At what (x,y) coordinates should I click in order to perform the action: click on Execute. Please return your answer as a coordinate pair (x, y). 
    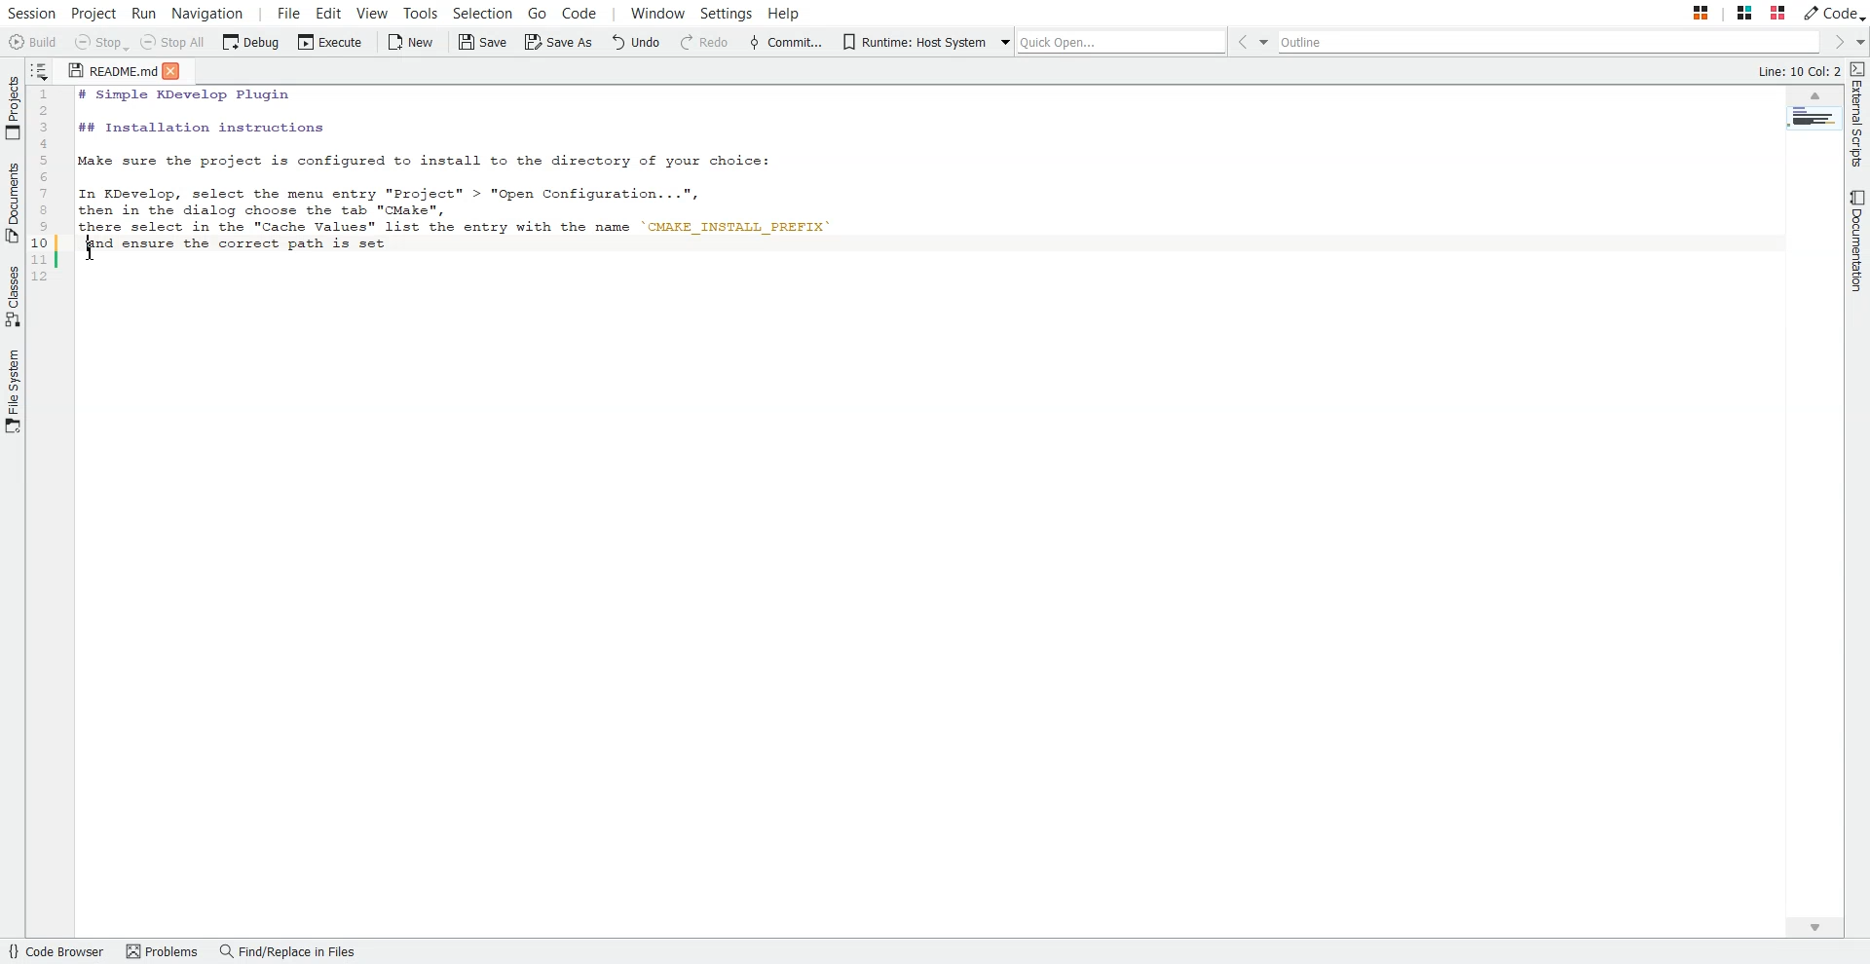
    Looking at the image, I should click on (330, 43).